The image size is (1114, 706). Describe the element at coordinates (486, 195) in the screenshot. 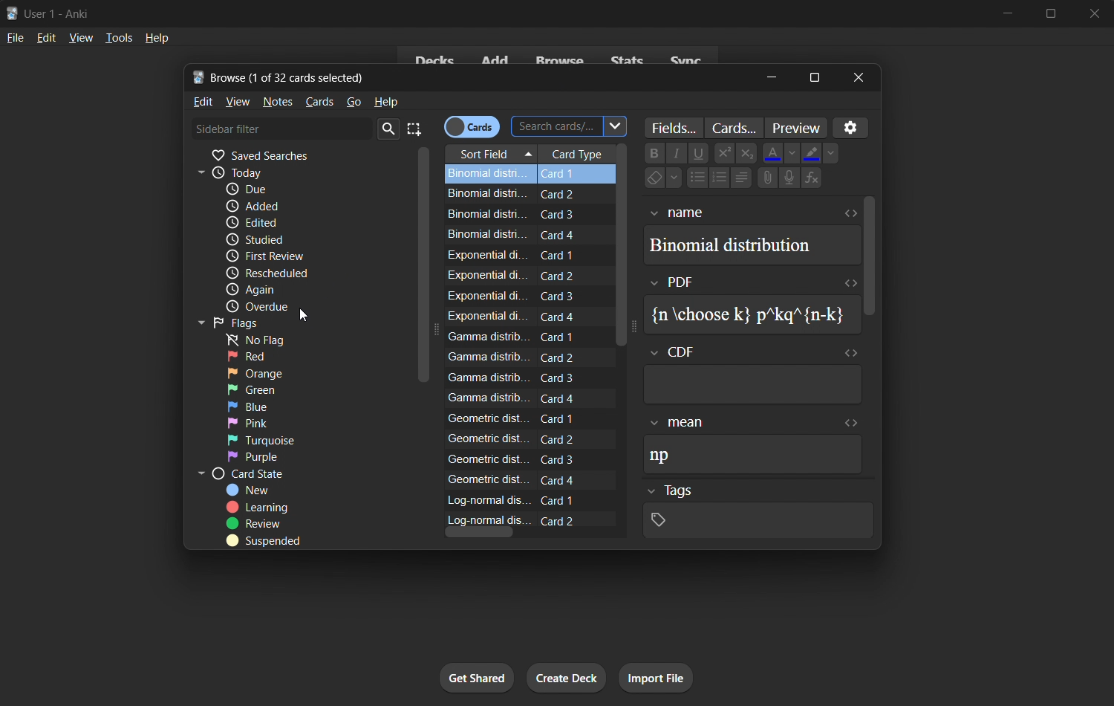

I see `Binomial distri` at that location.